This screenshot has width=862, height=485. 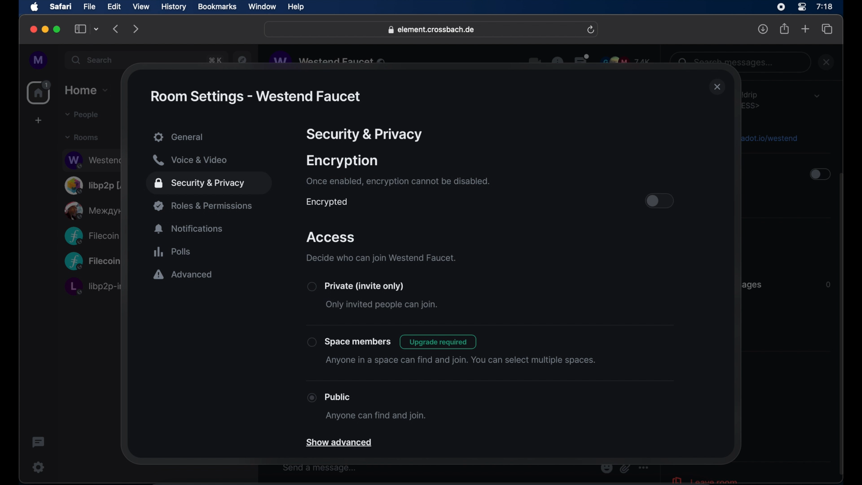 What do you see at coordinates (39, 61) in the screenshot?
I see `profile` at bounding box center [39, 61].